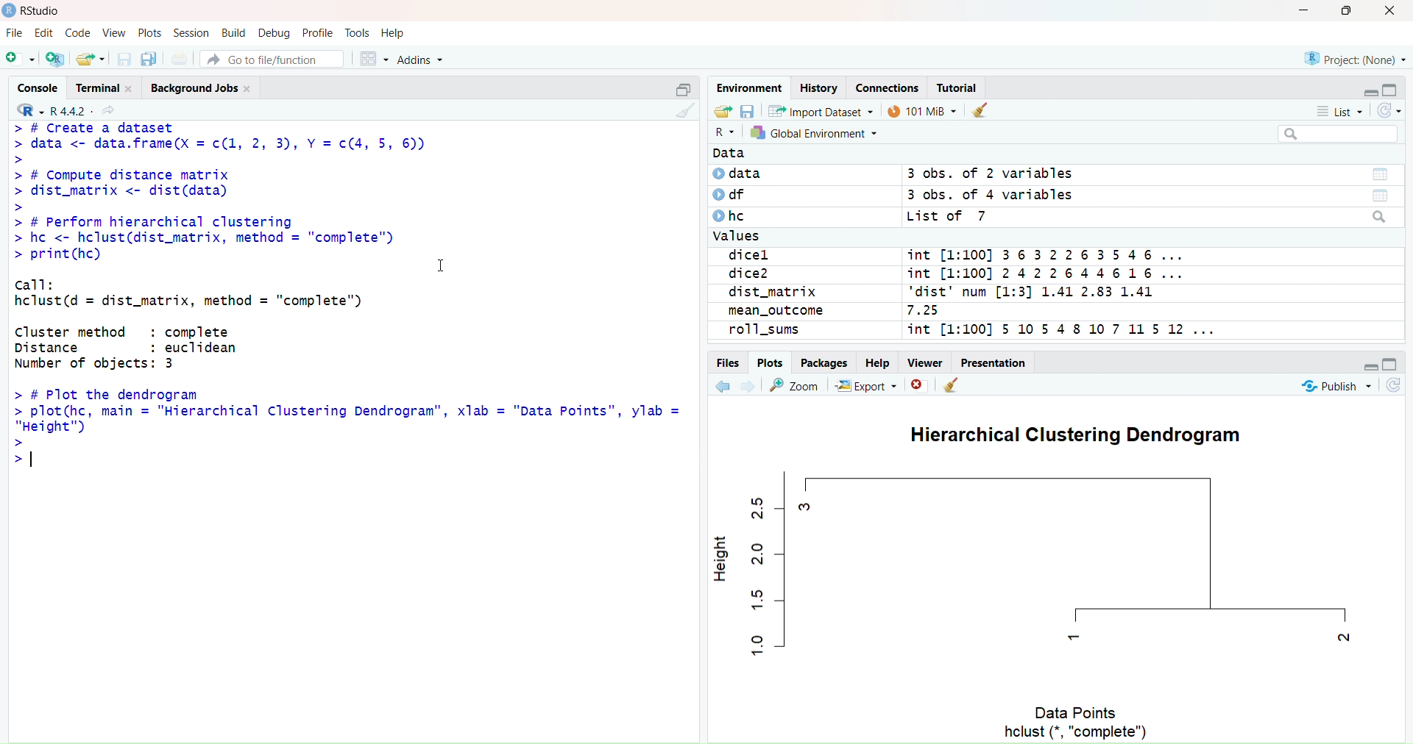 The height and width of the screenshot is (744, 1413). I want to click on Maximize, so click(1392, 364).